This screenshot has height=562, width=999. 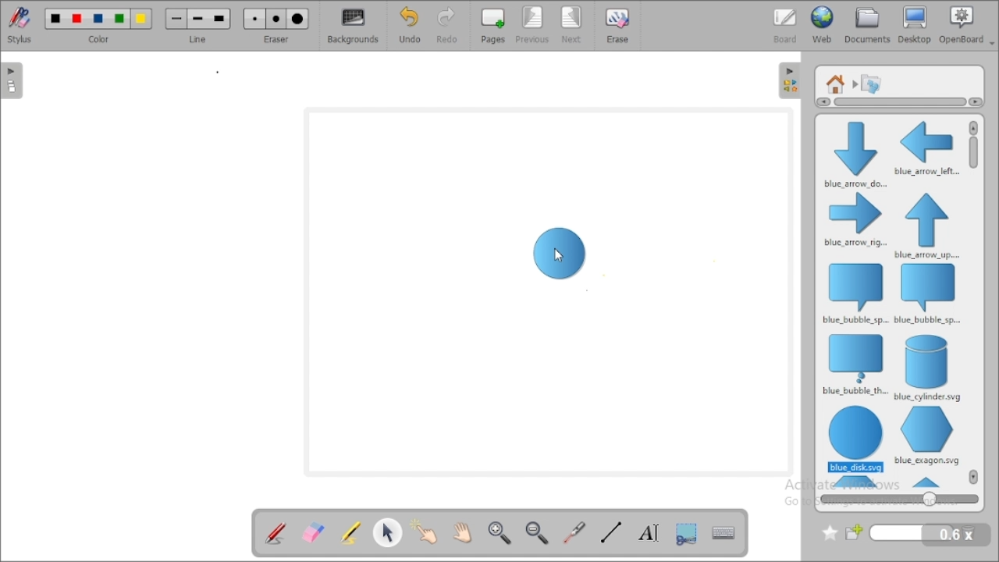 I want to click on color, so click(x=98, y=25).